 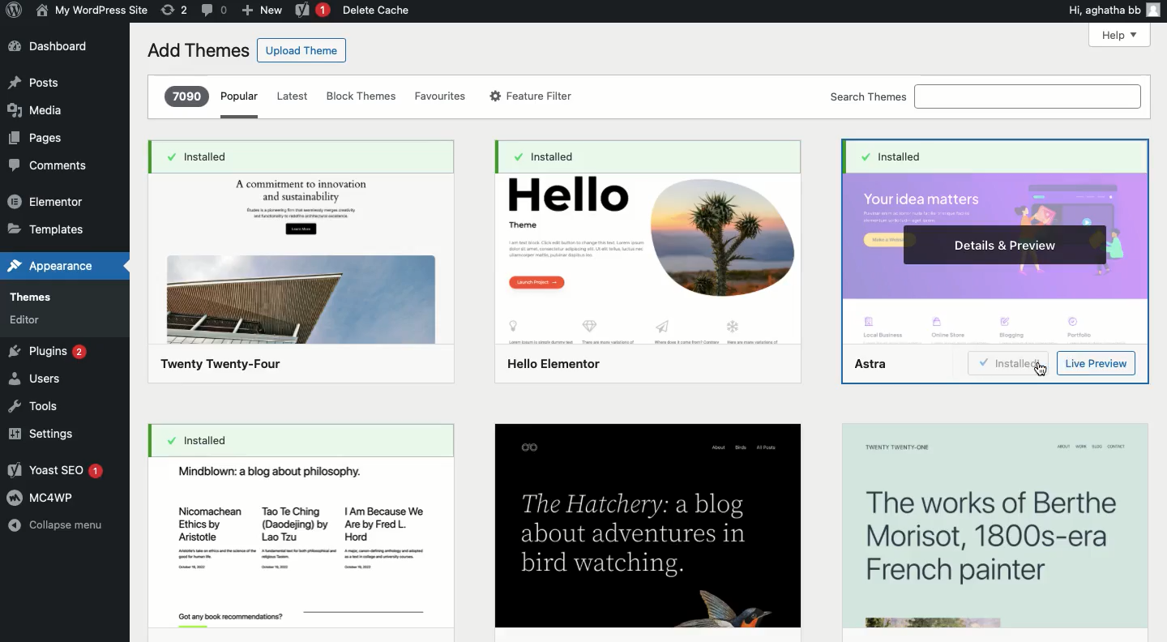 I want to click on Yoast, so click(x=53, y=470).